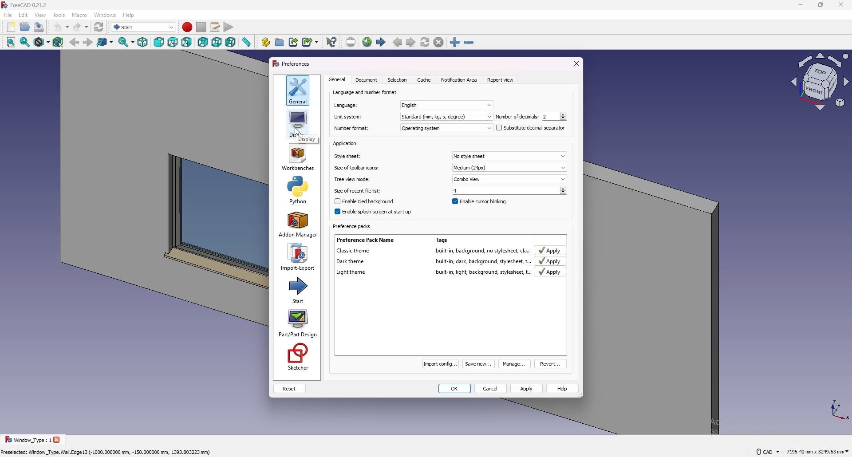 The image size is (852, 457). I want to click on right, so click(187, 42).